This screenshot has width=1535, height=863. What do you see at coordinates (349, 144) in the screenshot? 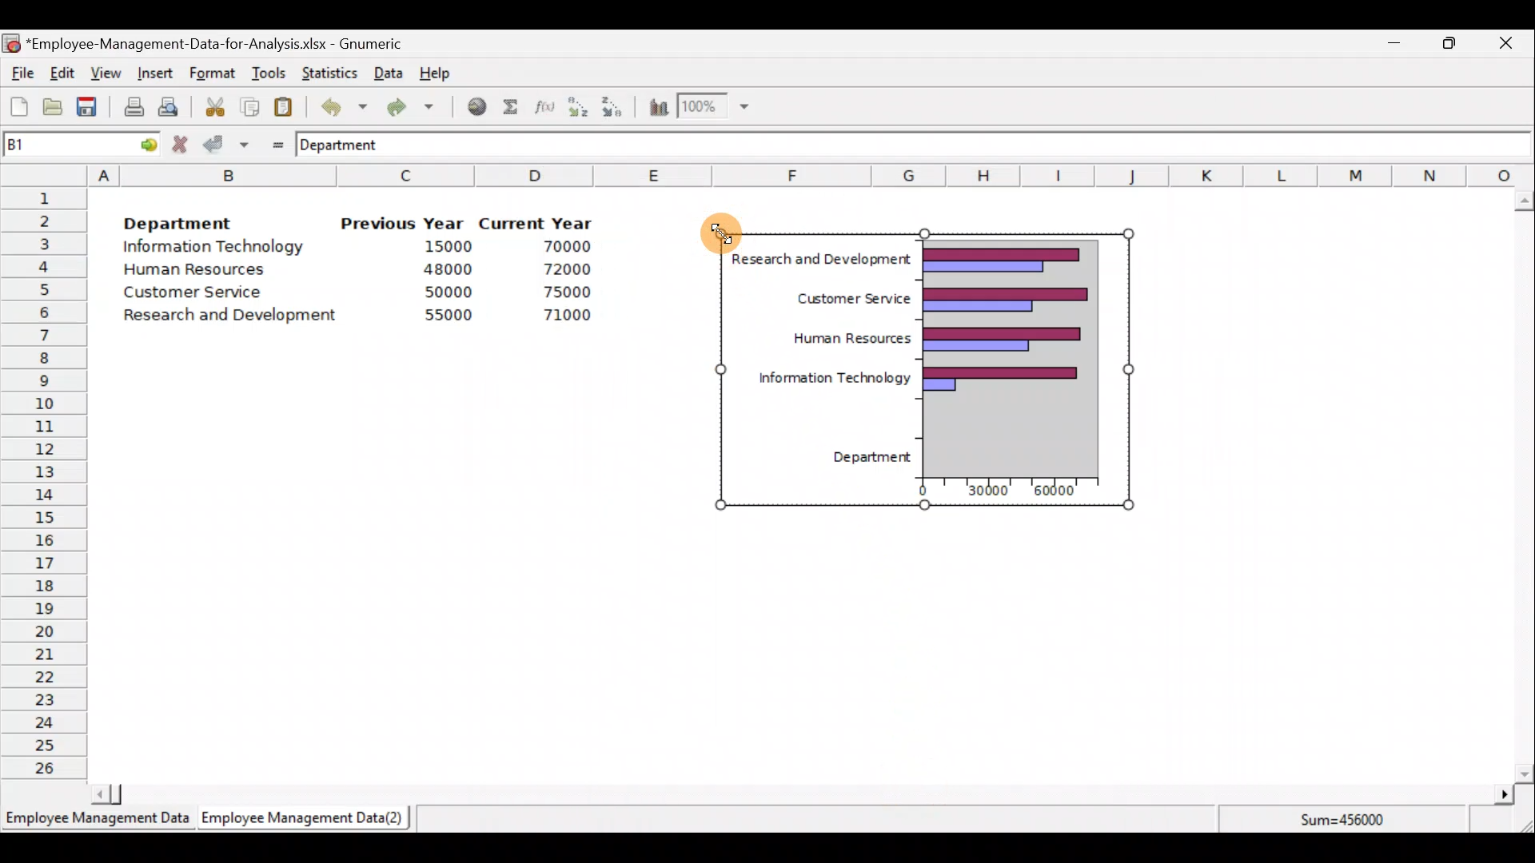
I see `Department` at bounding box center [349, 144].